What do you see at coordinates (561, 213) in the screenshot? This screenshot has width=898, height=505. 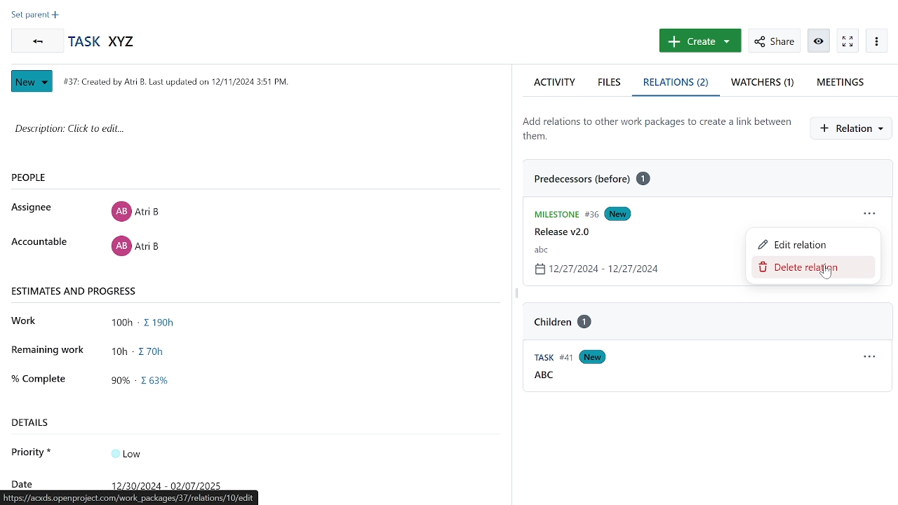 I see `Milestone` at bounding box center [561, 213].